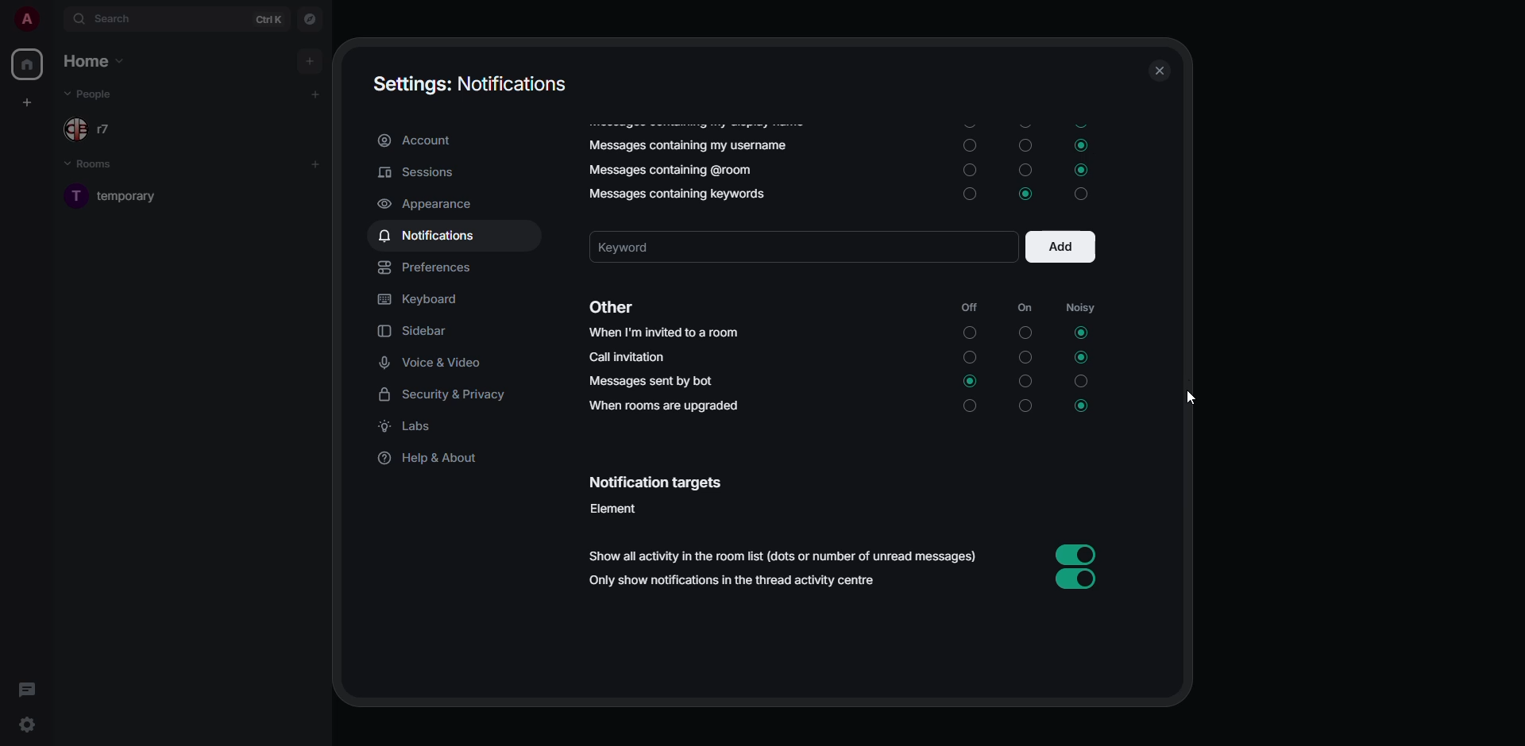  Describe the element at coordinates (972, 171) in the screenshot. I see `on` at that location.